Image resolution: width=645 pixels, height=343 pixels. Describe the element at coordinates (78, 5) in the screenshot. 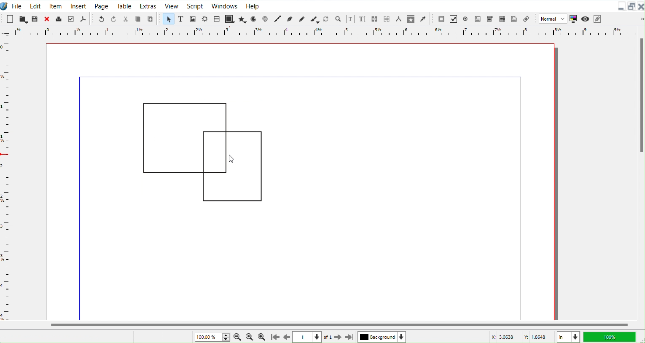

I see `Insert` at that location.